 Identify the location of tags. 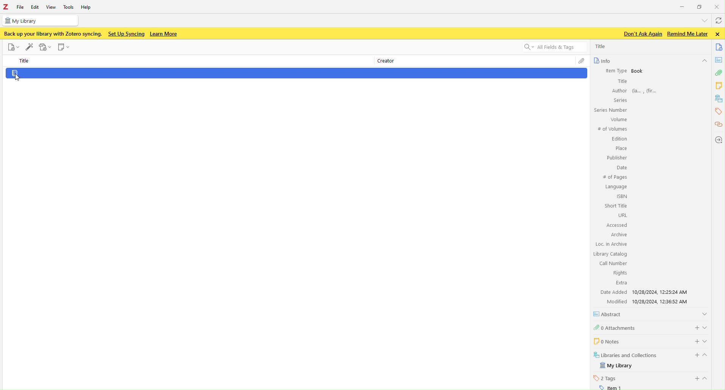
(651, 378).